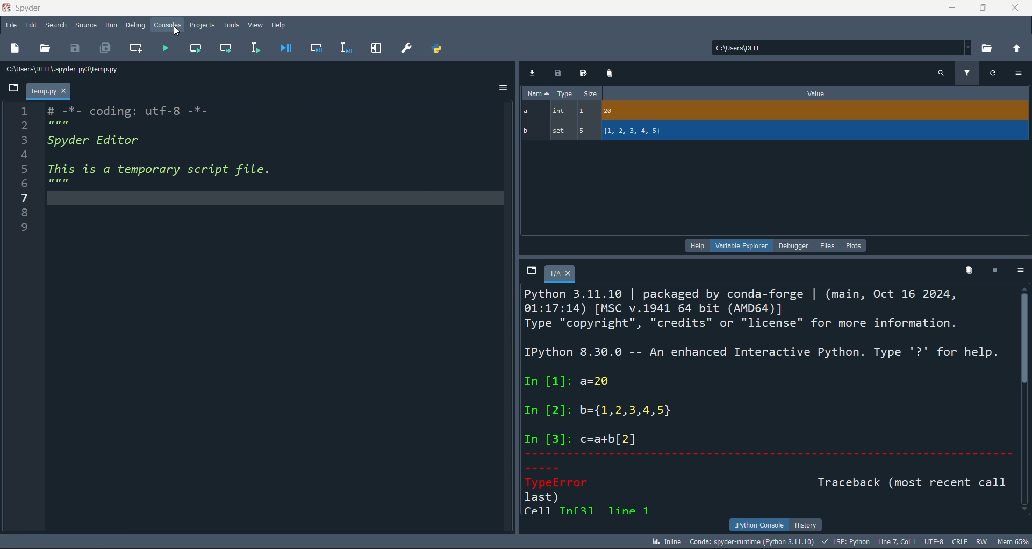  I want to click on RW, so click(983, 541).